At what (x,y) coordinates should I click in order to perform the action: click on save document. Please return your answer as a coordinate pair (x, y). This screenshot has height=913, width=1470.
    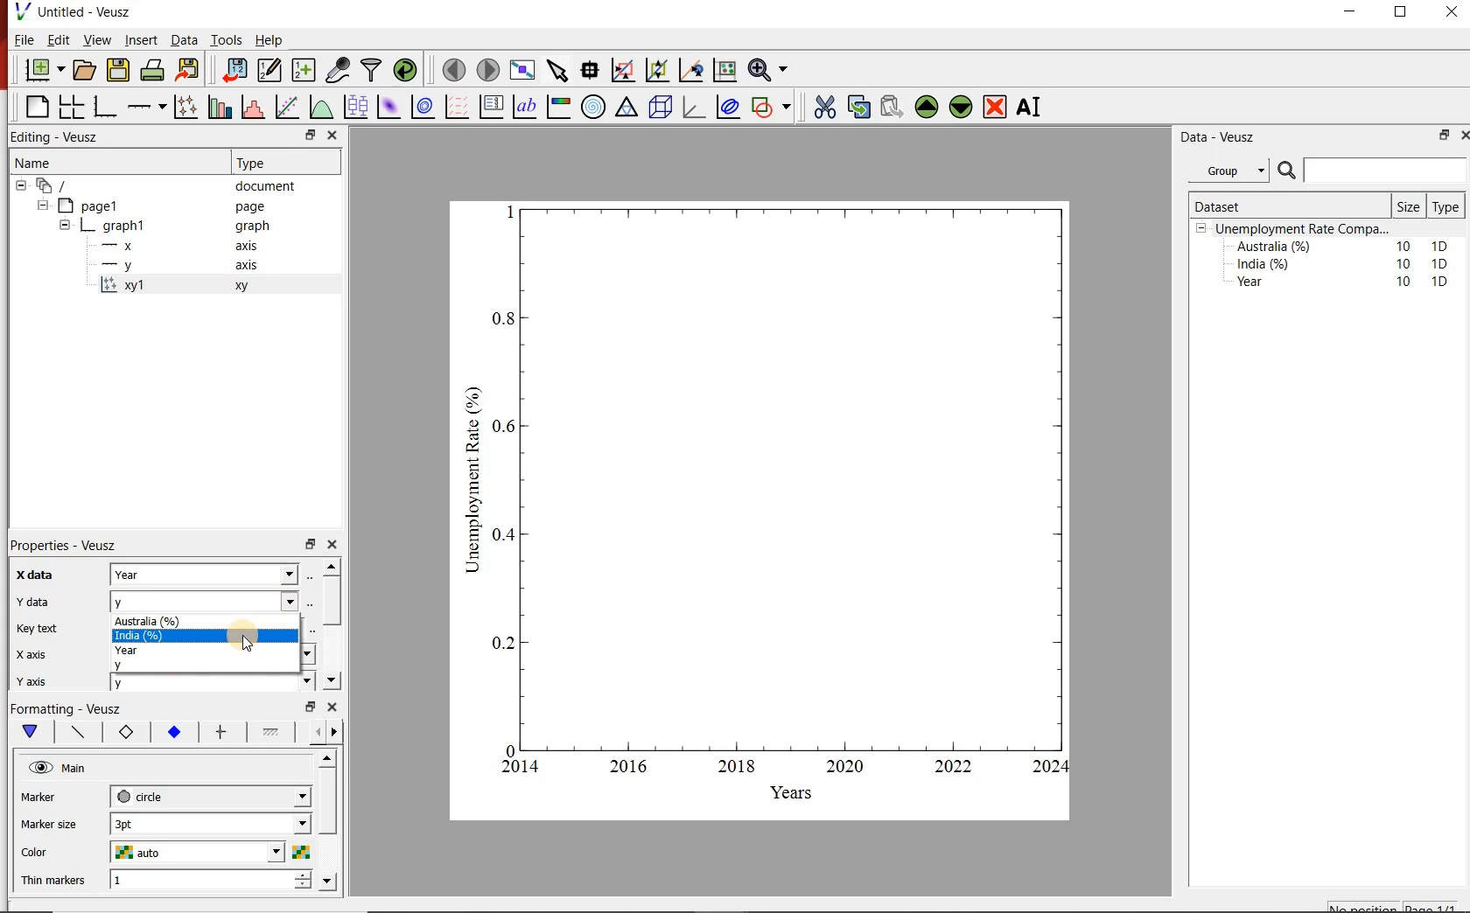
    Looking at the image, I should click on (118, 69).